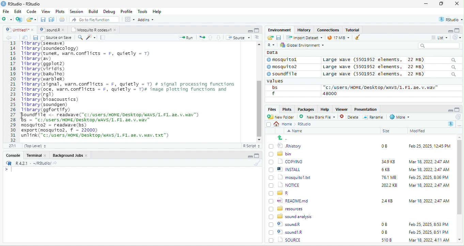 This screenshot has height=246, width=464. What do you see at coordinates (455, 37) in the screenshot?
I see `refresh` at bounding box center [455, 37].